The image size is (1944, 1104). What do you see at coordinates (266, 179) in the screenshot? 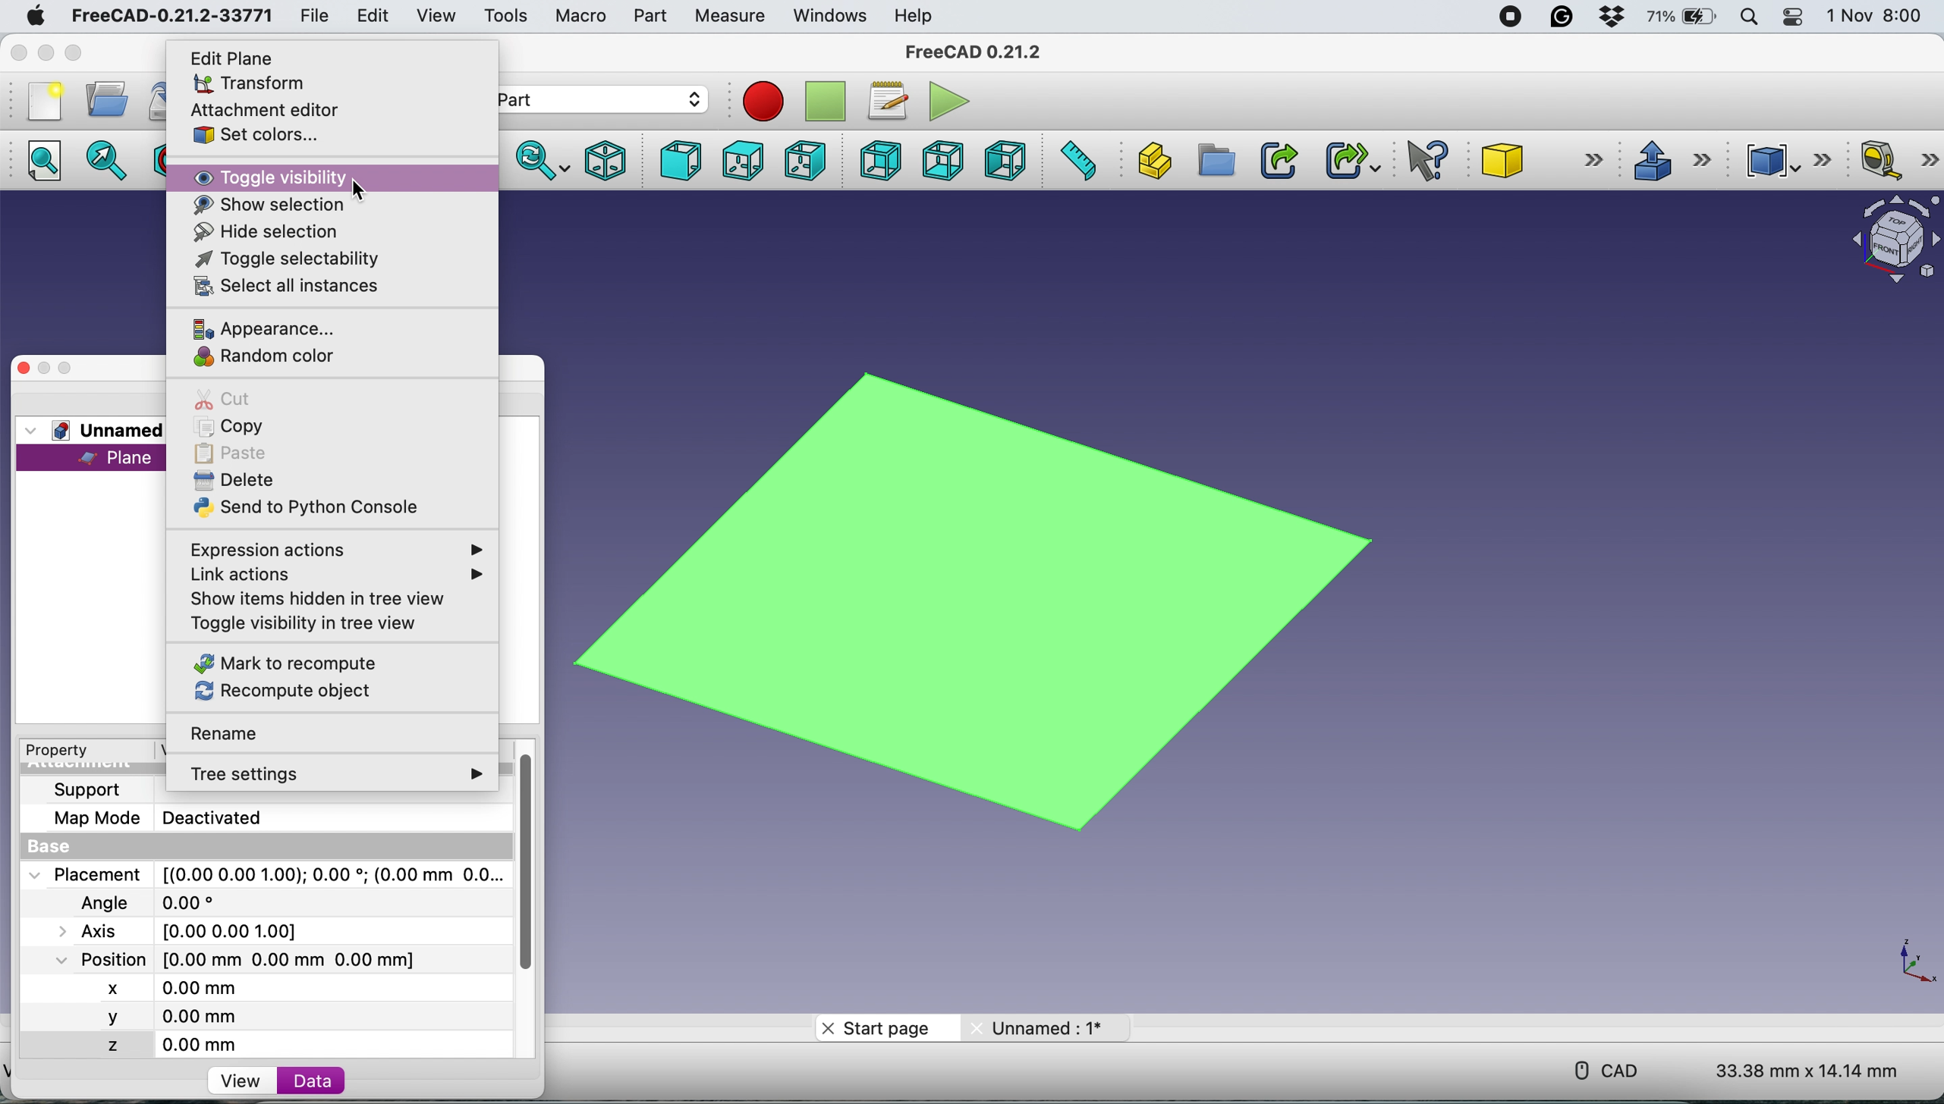
I see `toggle visibility` at bounding box center [266, 179].